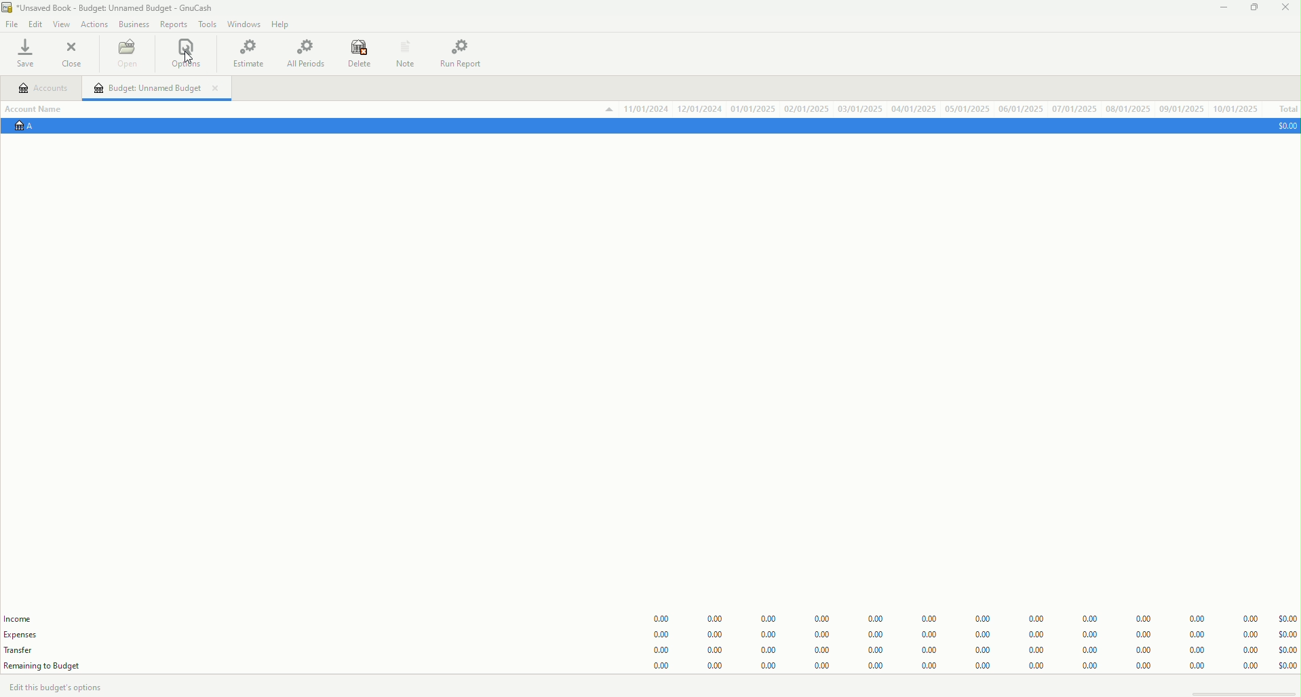  I want to click on Minimize, so click(1222, 10).